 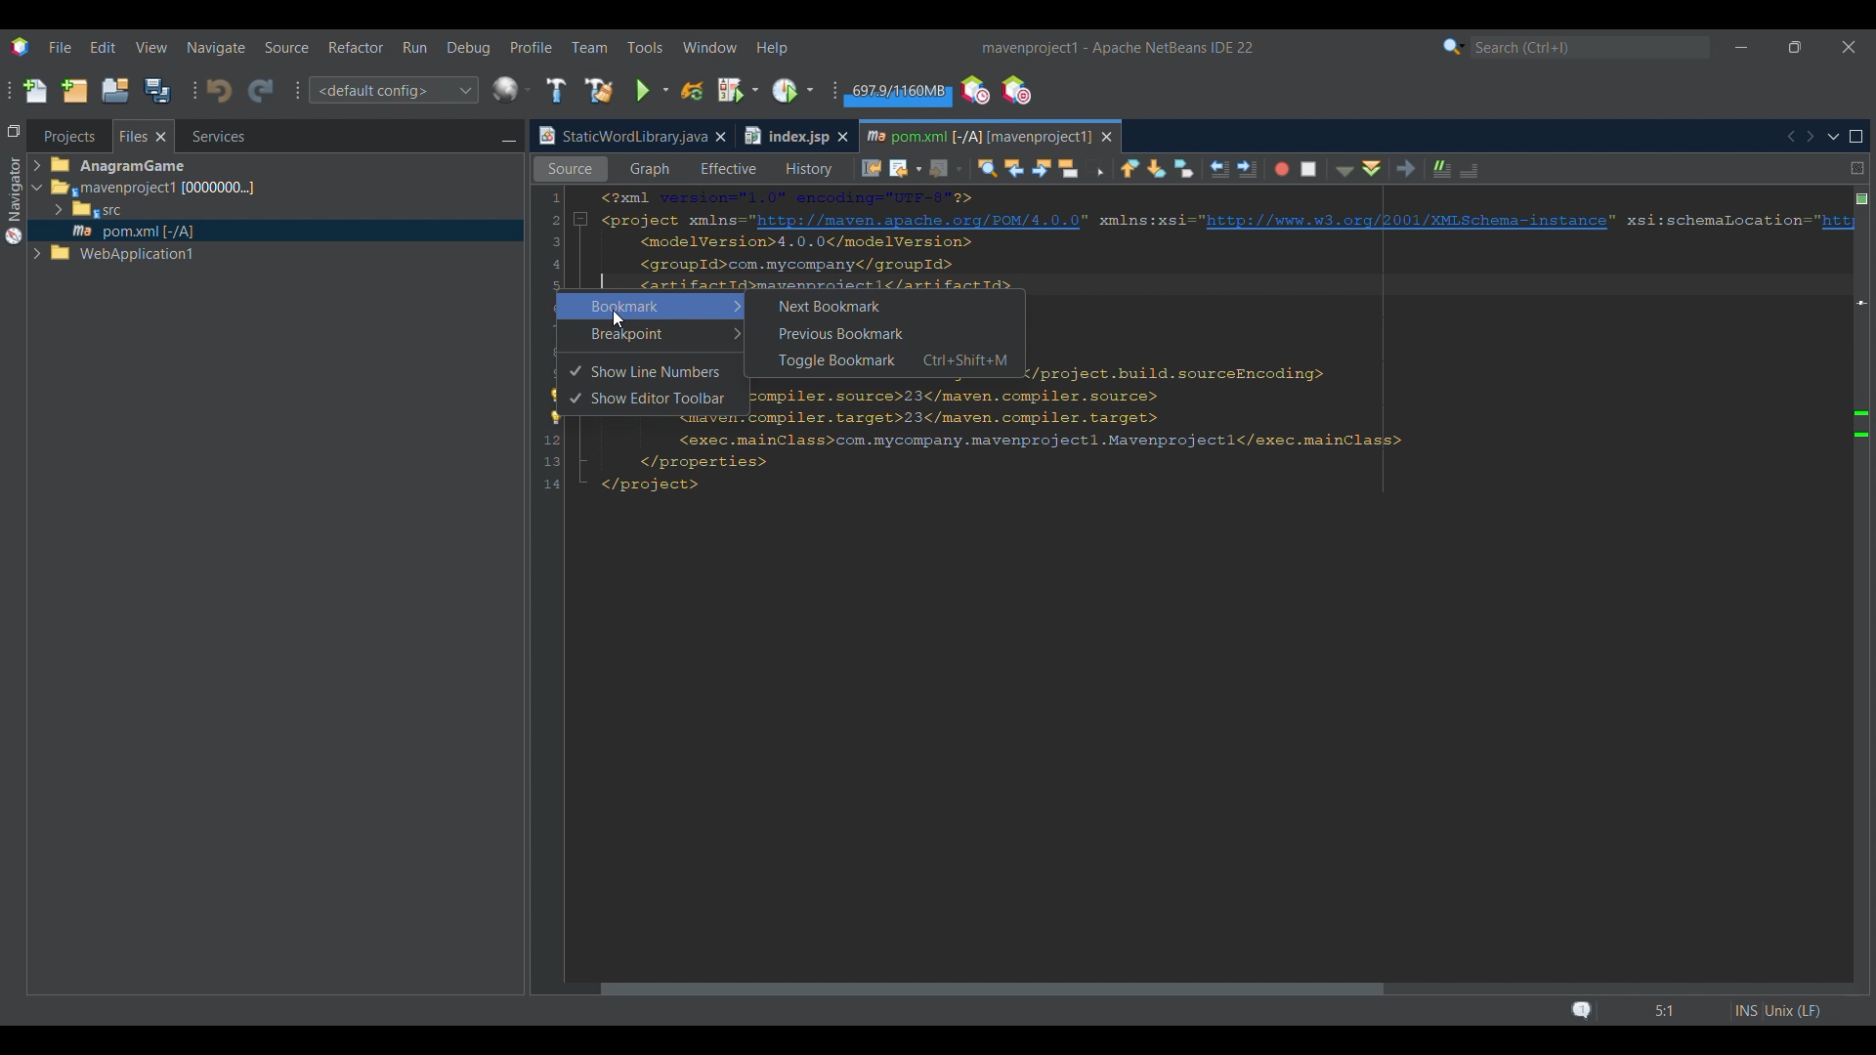 What do you see at coordinates (648, 169) in the screenshot?
I see `Graph view` at bounding box center [648, 169].